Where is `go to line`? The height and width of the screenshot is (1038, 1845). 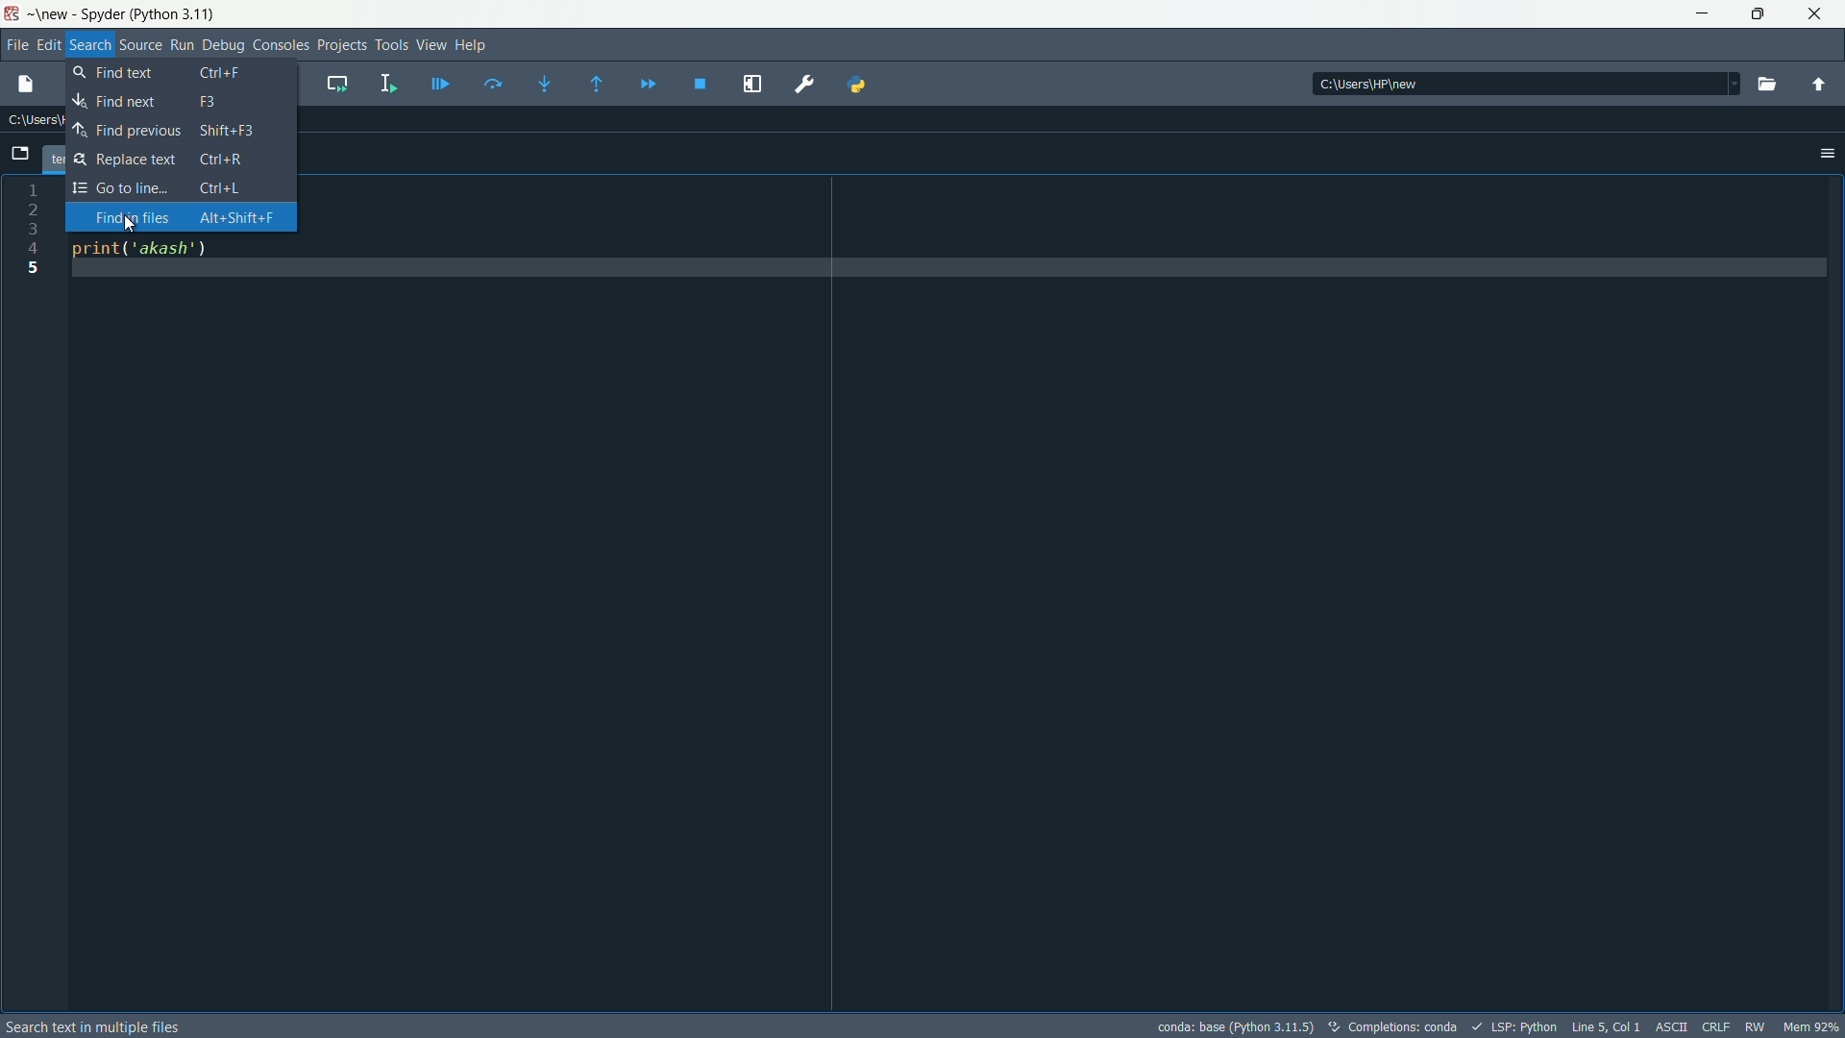
go to line is located at coordinates (181, 186).